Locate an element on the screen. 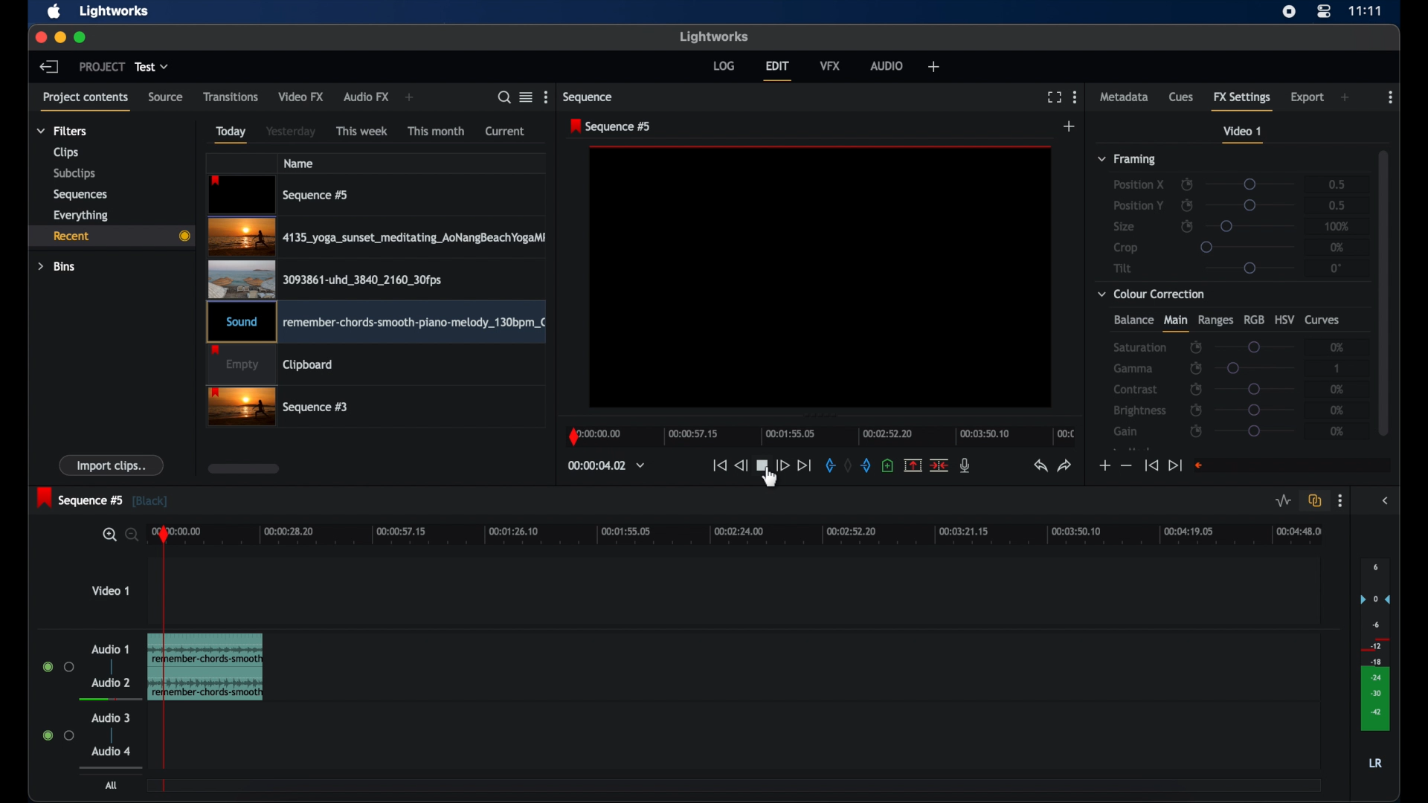 The width and height of the screenshot is (1428, 803). bins is located at coordinates (57, 267).